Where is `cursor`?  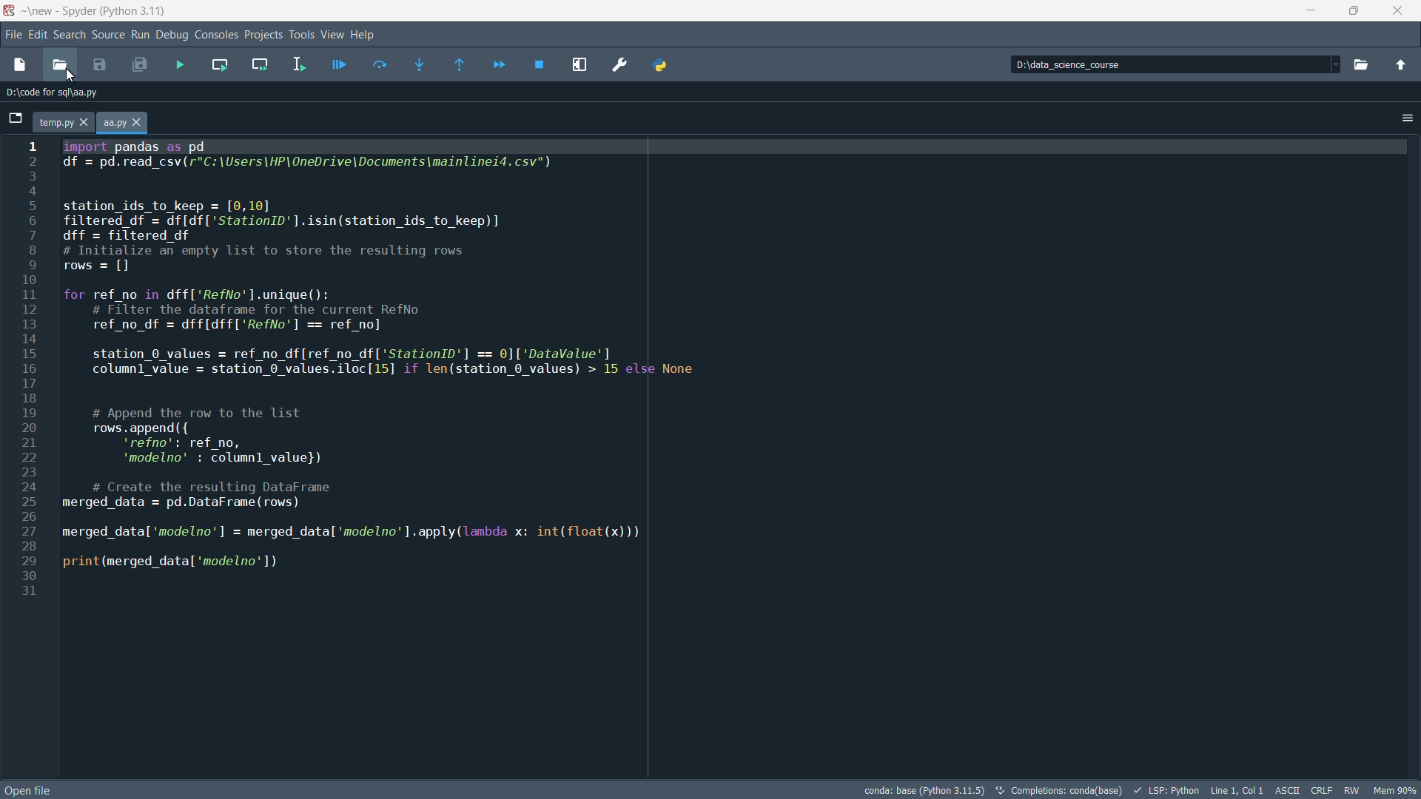
cursor is located at coordinates (70, 75).